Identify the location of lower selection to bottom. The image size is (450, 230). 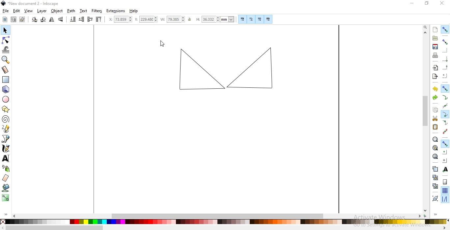
(73, 19).